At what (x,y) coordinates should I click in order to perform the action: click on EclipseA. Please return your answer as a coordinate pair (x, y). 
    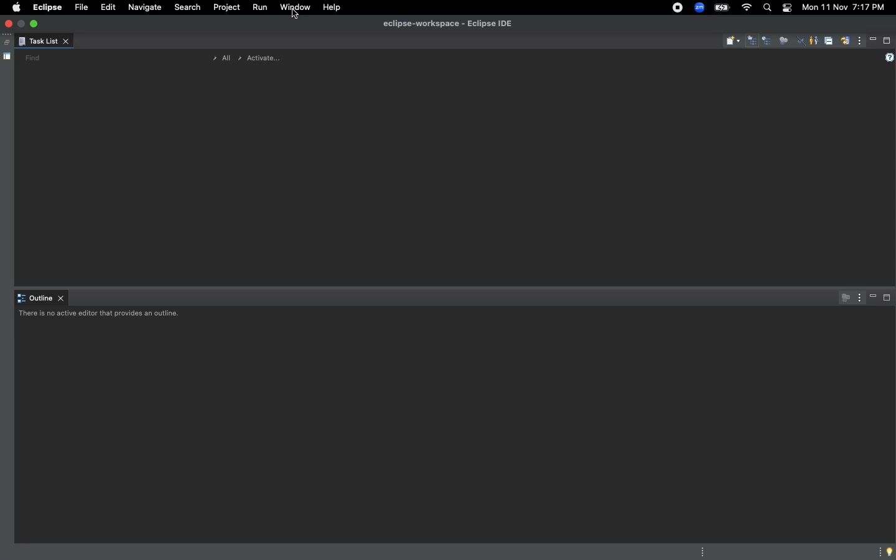
    Looking at the image, I should click on (46, 7).